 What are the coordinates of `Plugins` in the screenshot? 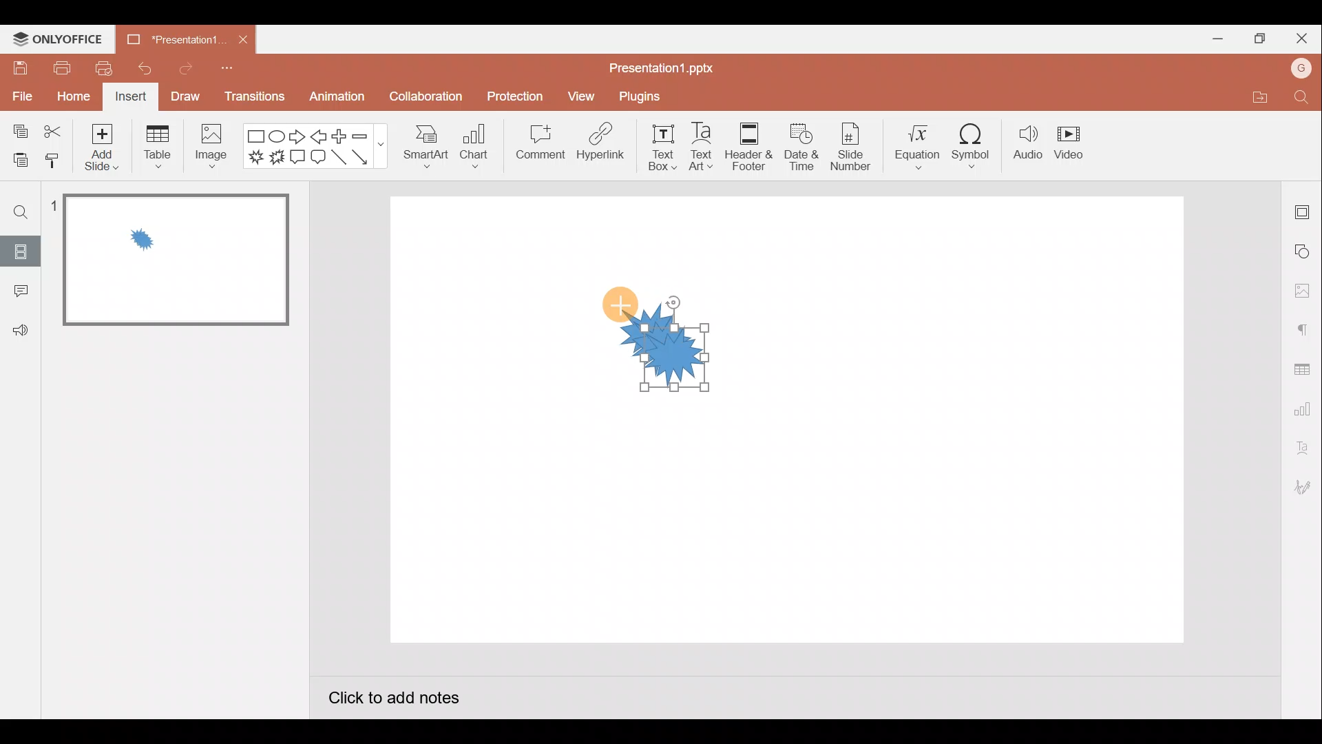 It's located at (639, 94).